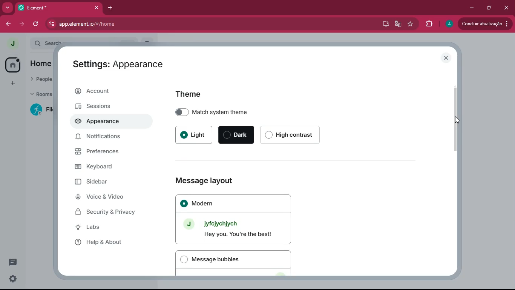 This screenshot has height=290, width=515. Describe the element at coordinates (8, 8) in the screenshot. I see `more` at that location.